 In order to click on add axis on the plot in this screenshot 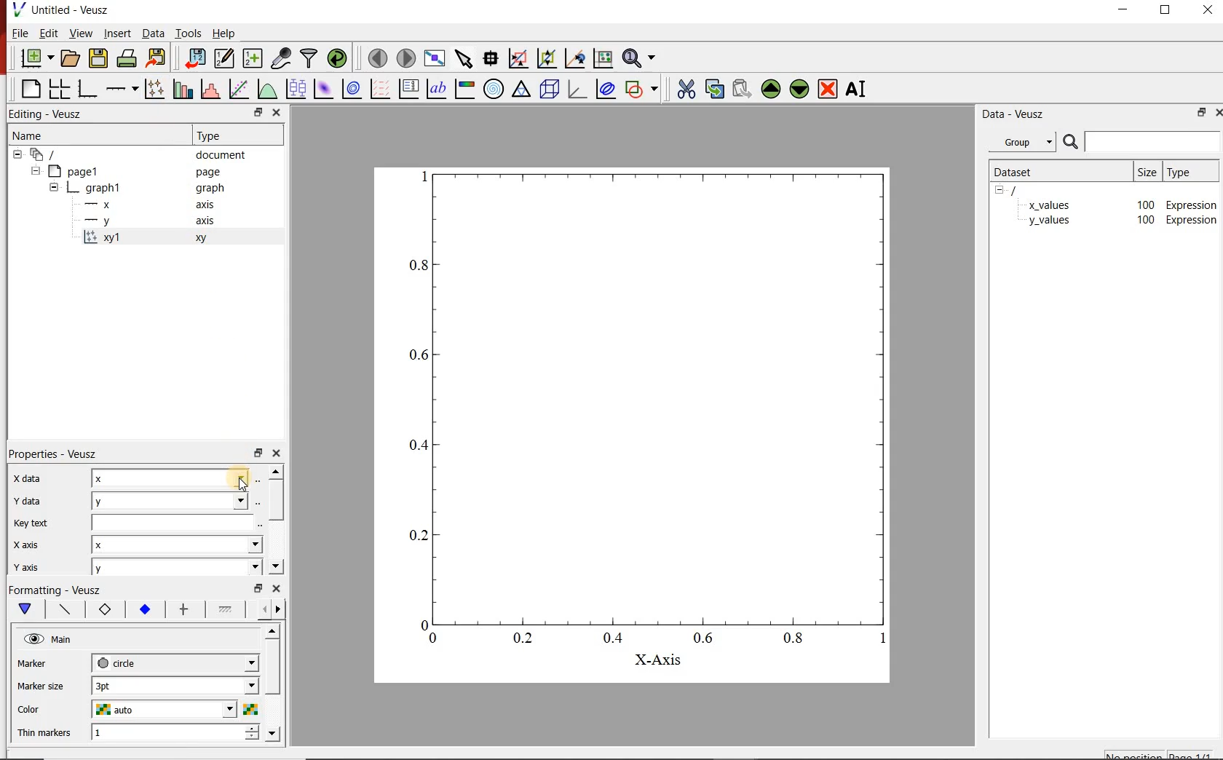, I will do `click(122, 89)`.